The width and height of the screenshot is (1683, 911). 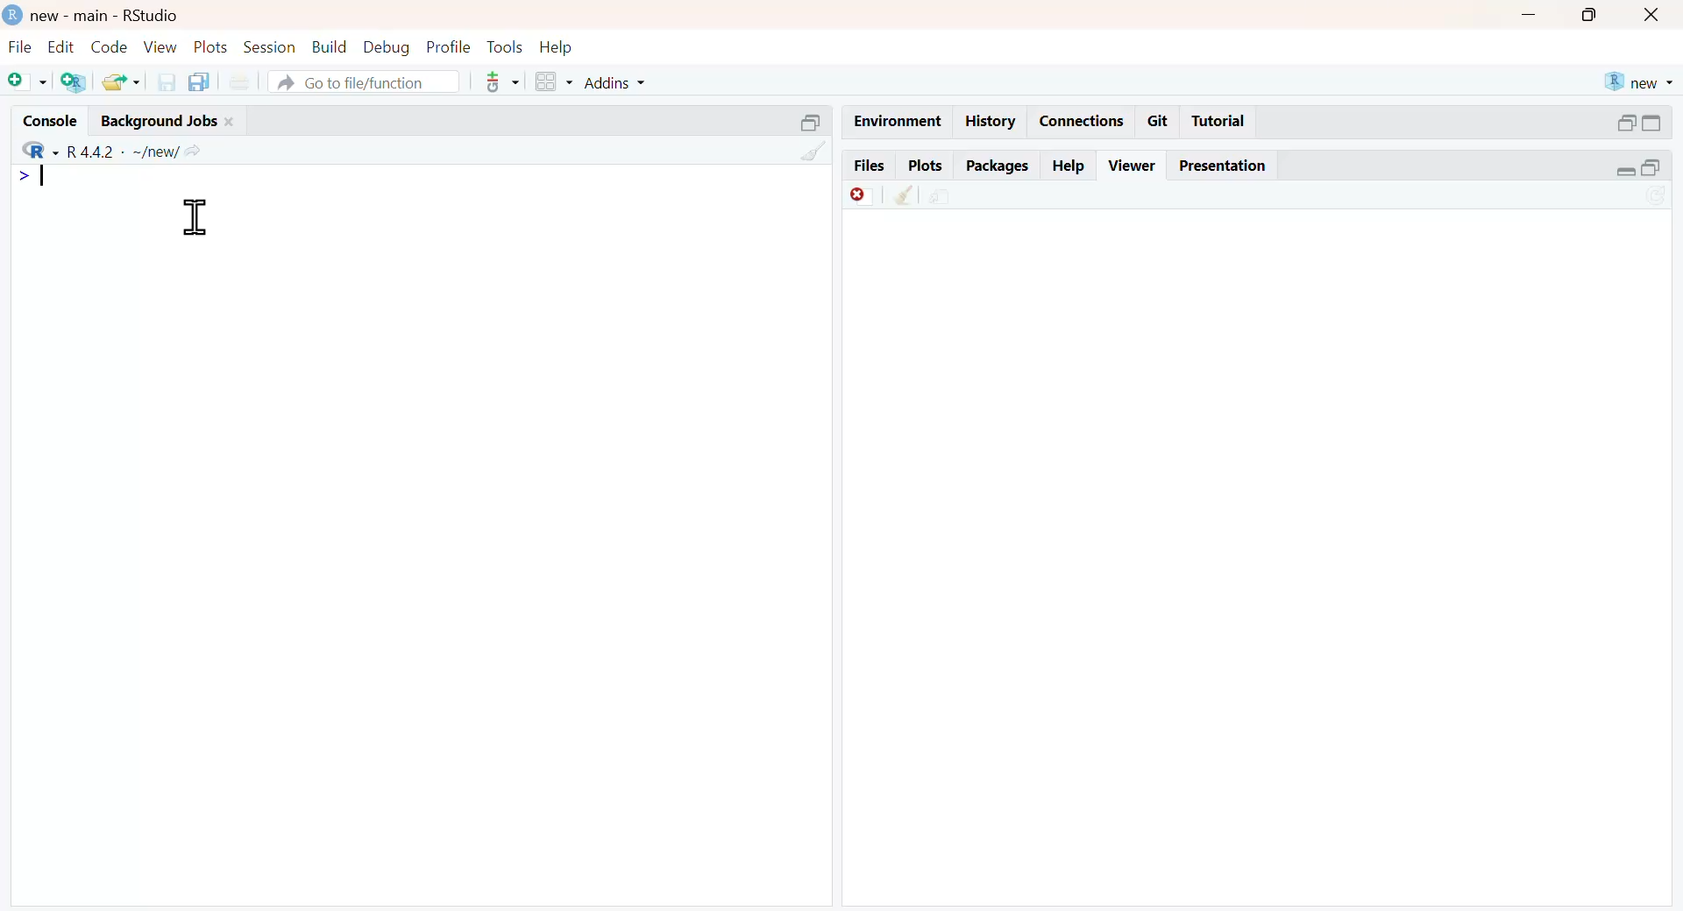 I want to click on file, so click(x=20, y=46).